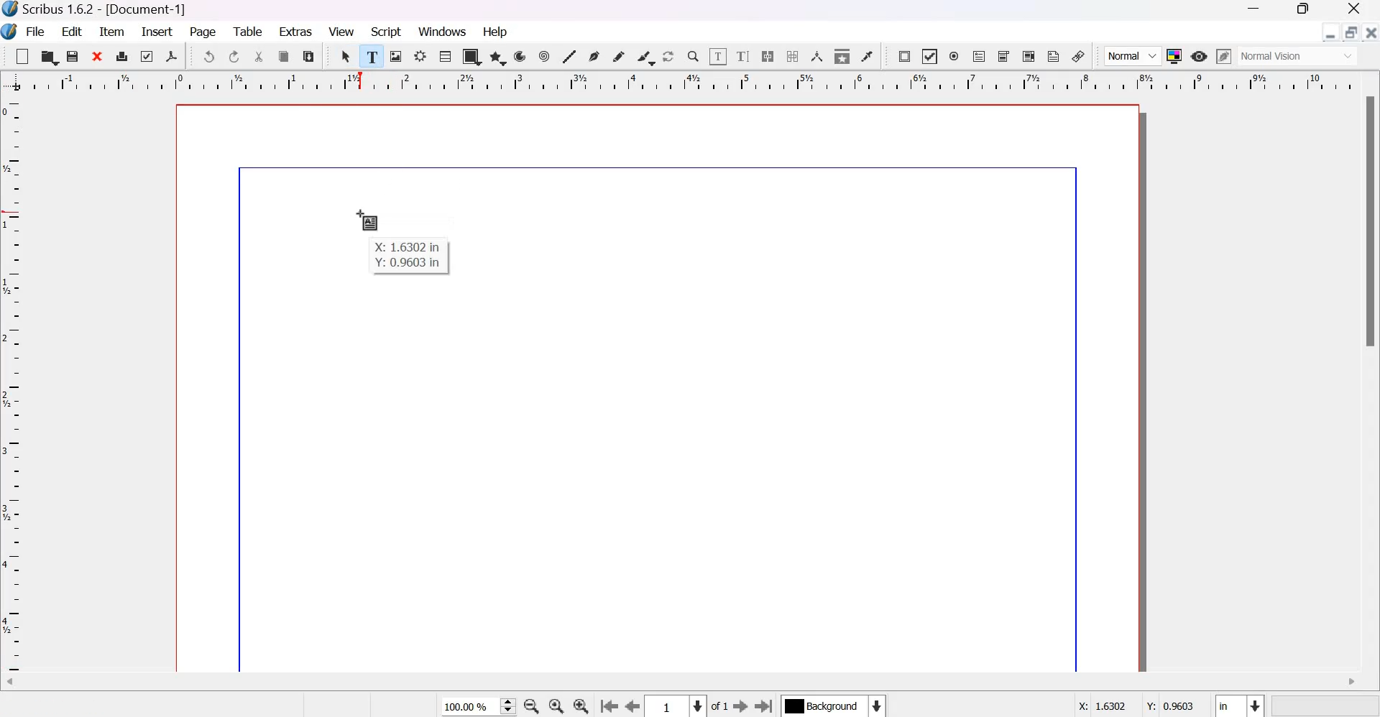 The image size is (1380, 717). What do you see at coordinates (372, 54) in the screenshot?
I see `text frame` at bounding box center [372, 54].